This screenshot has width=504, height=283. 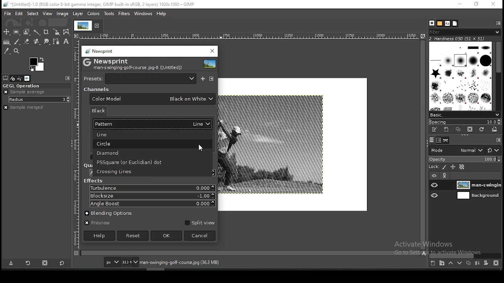 I want to click on help, so click(x=161, y=14).